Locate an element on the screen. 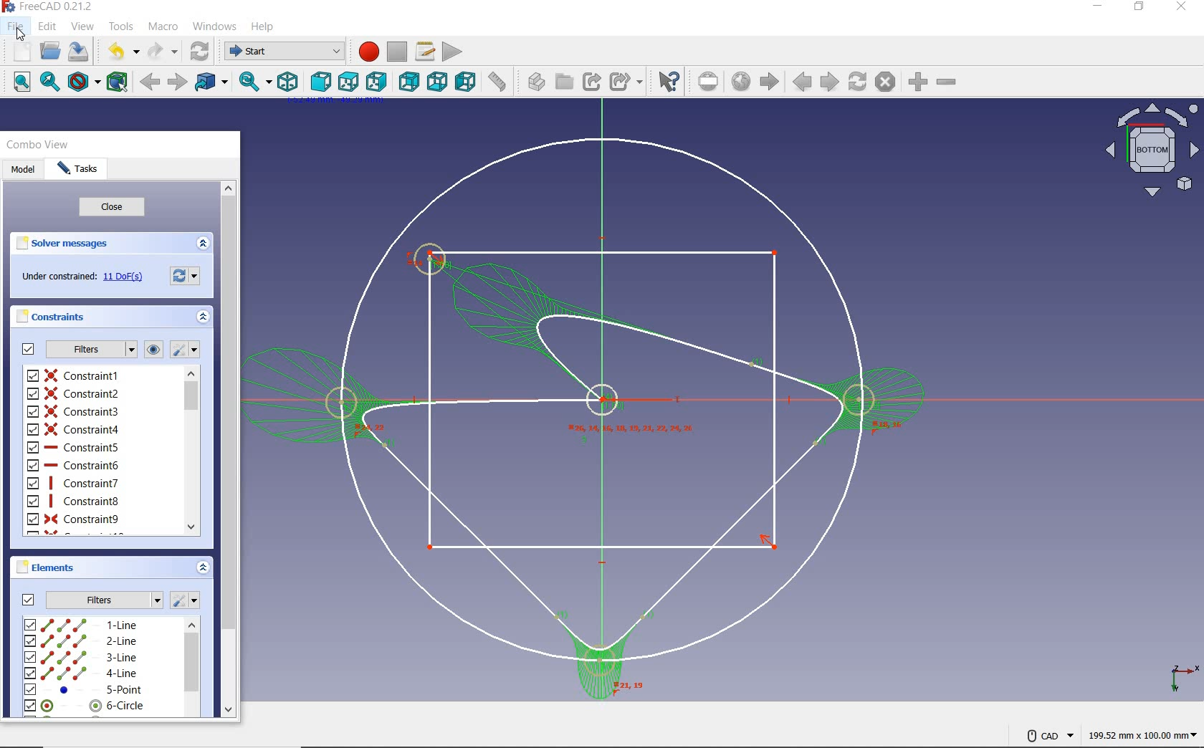 Image resolution: width=1204 pixels, height=748 pixels. open is located at coordinates (51, 53).